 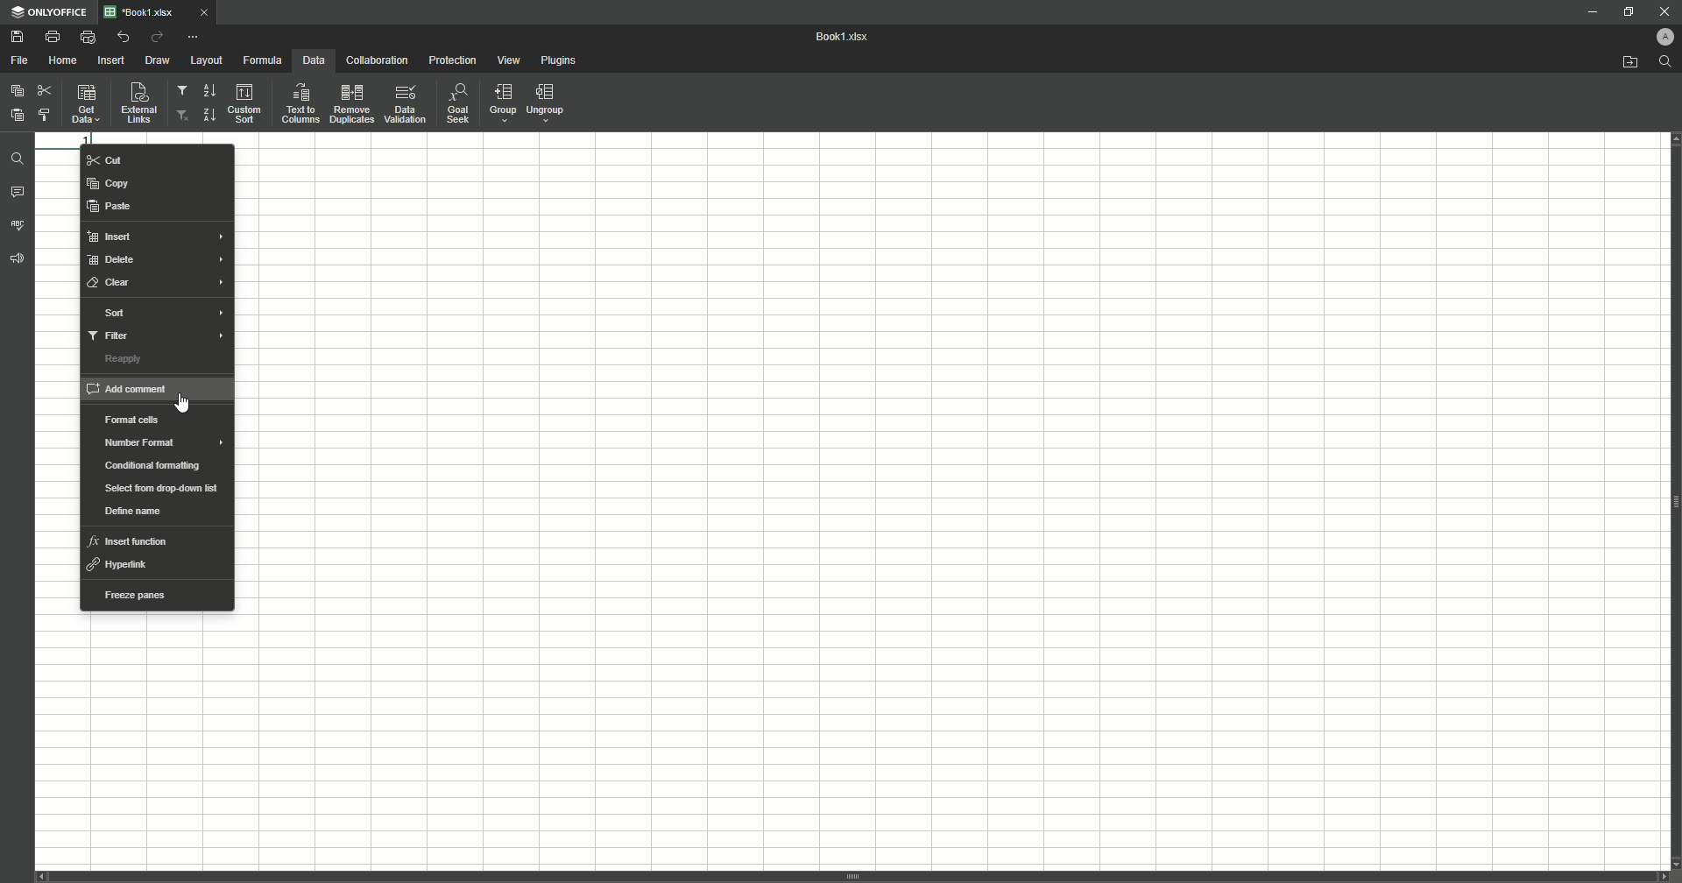 I want to click on View, so click(x=511, y=61).